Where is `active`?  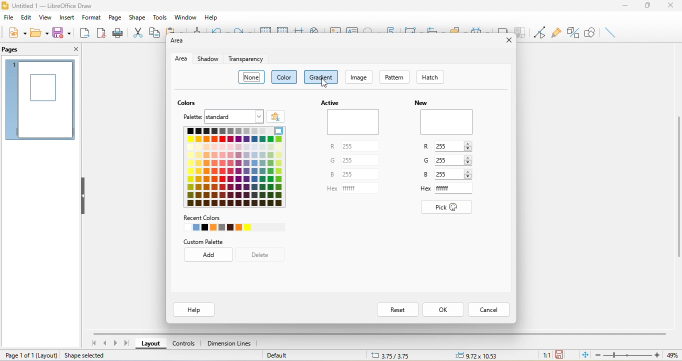
active is located at coordinates (352, 118).